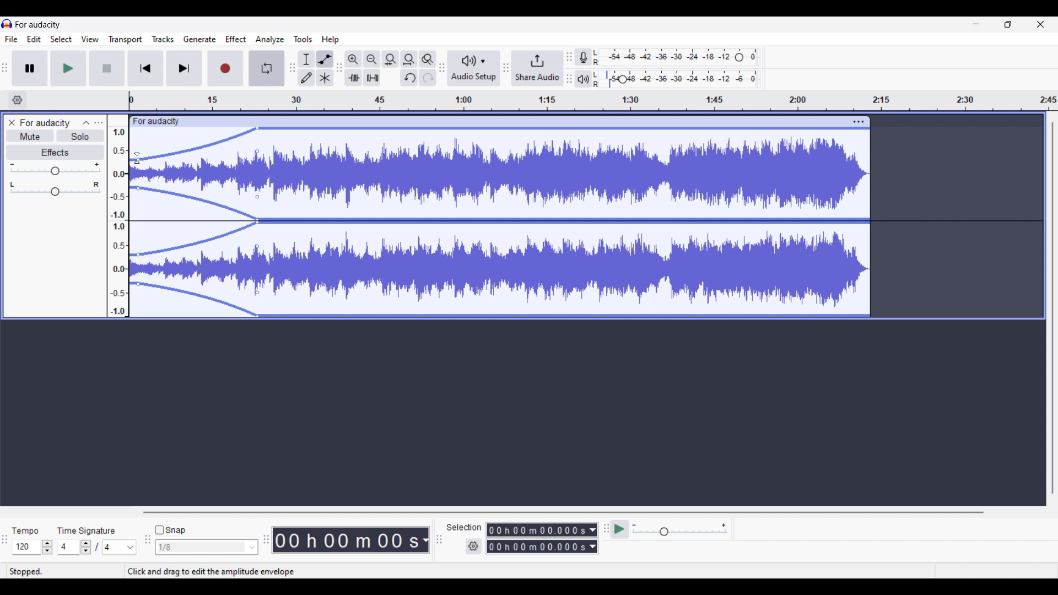  What do you see at coordinates (859, 122) in the screenshot?
I see `Track settings` at bounding box center [859, 122].